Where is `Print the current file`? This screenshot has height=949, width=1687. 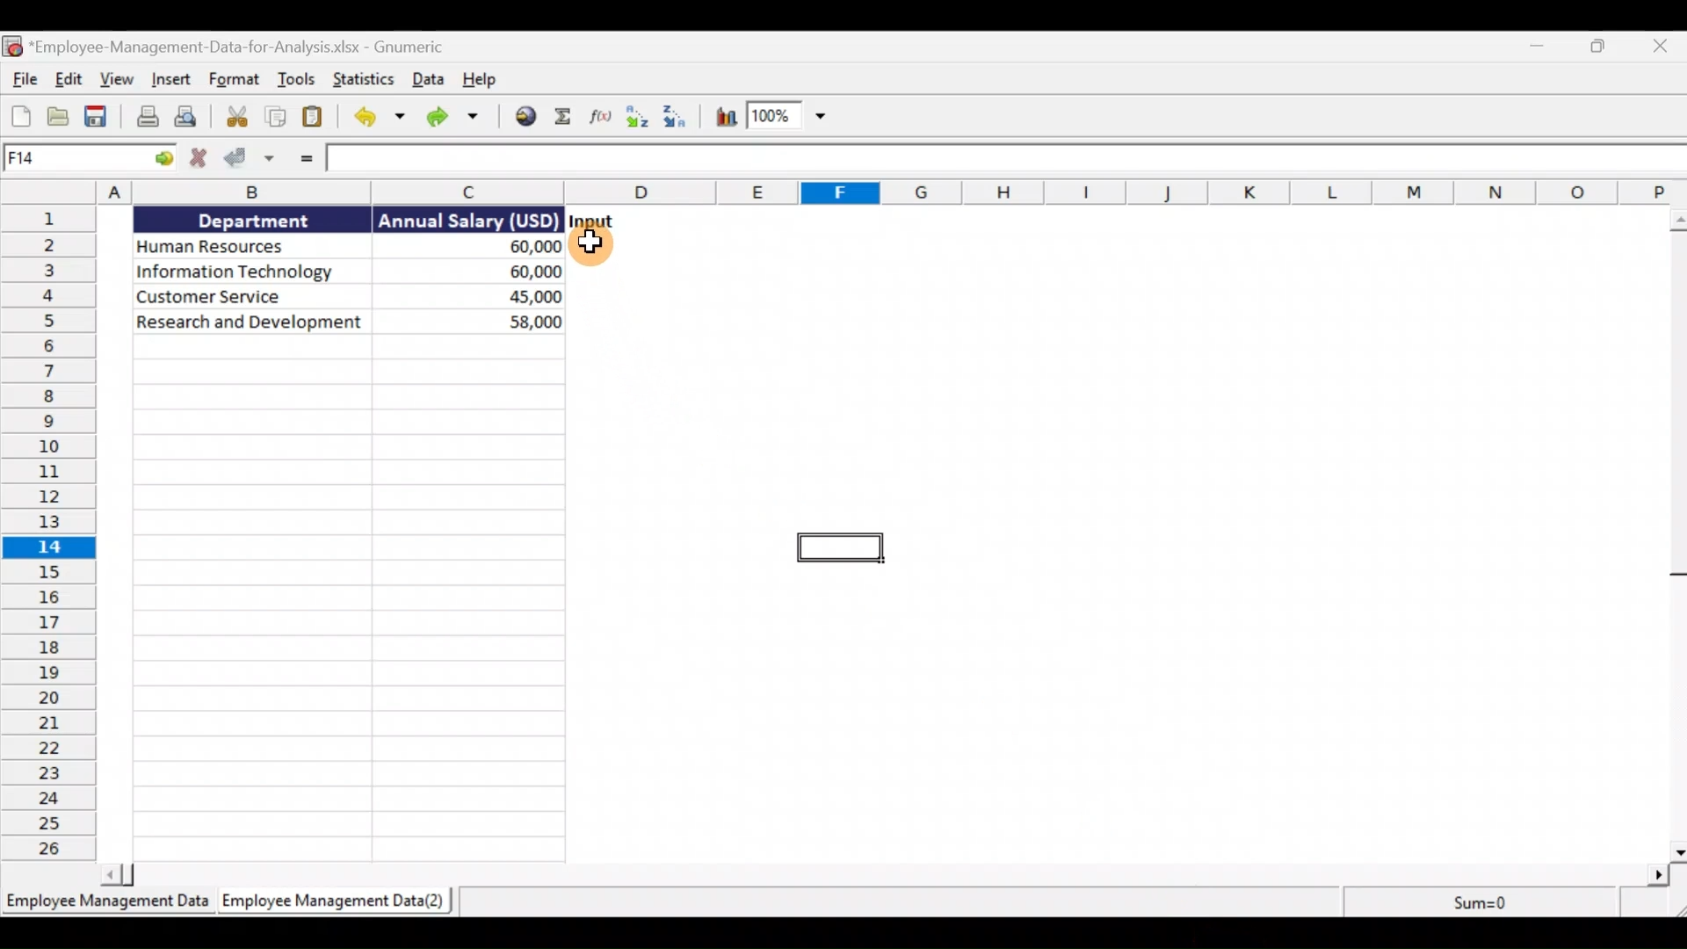
Print the current file is located at coordinates (145, 118).